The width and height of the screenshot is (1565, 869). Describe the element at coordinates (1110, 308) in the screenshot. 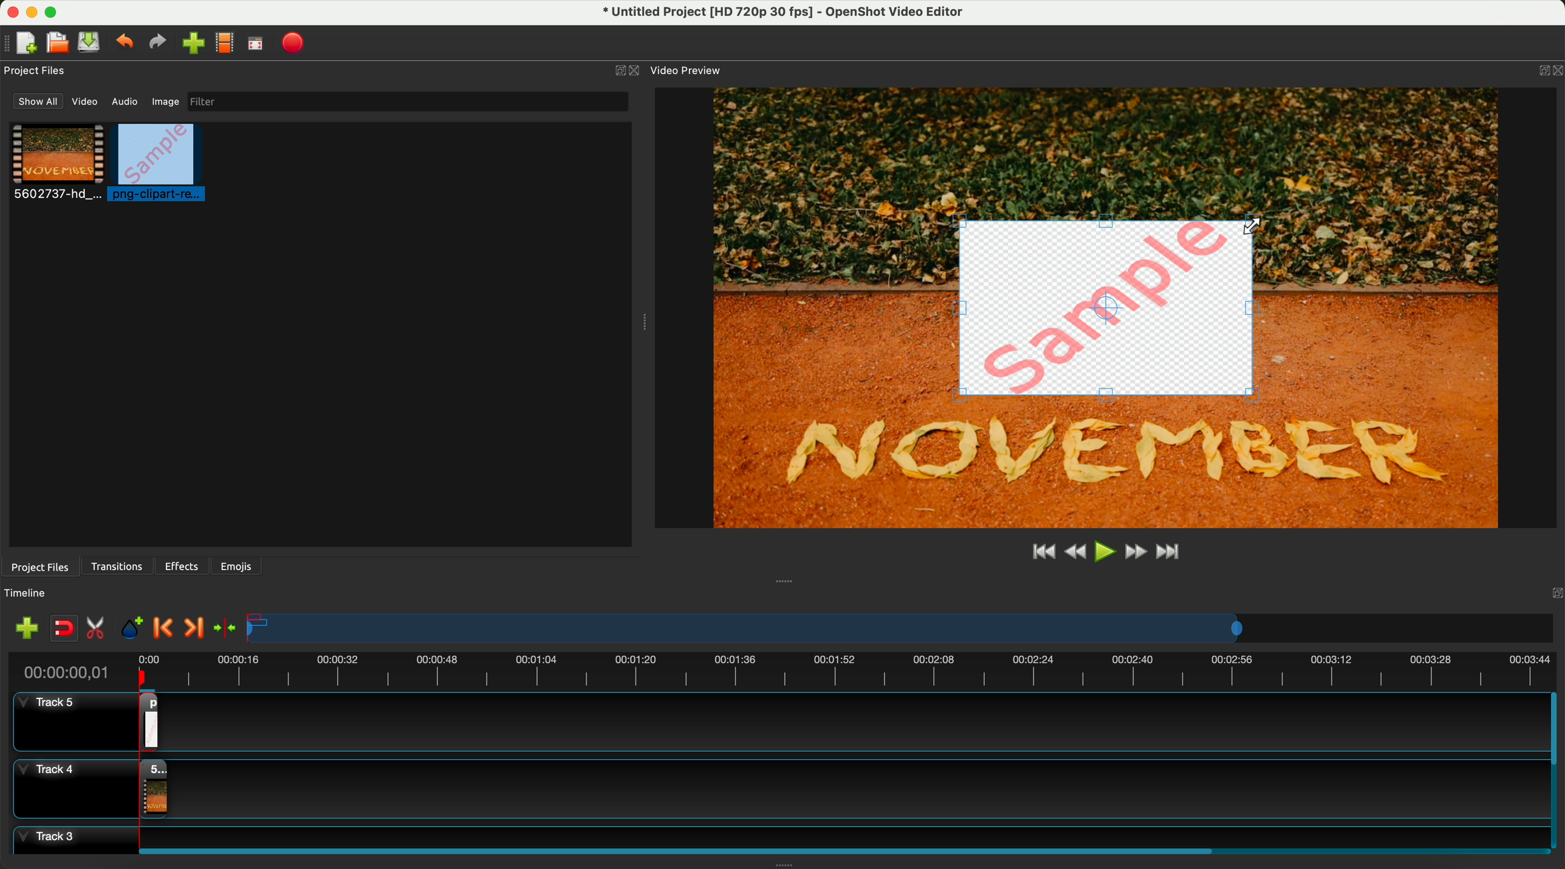

I see `drag image to reduce` at that location.